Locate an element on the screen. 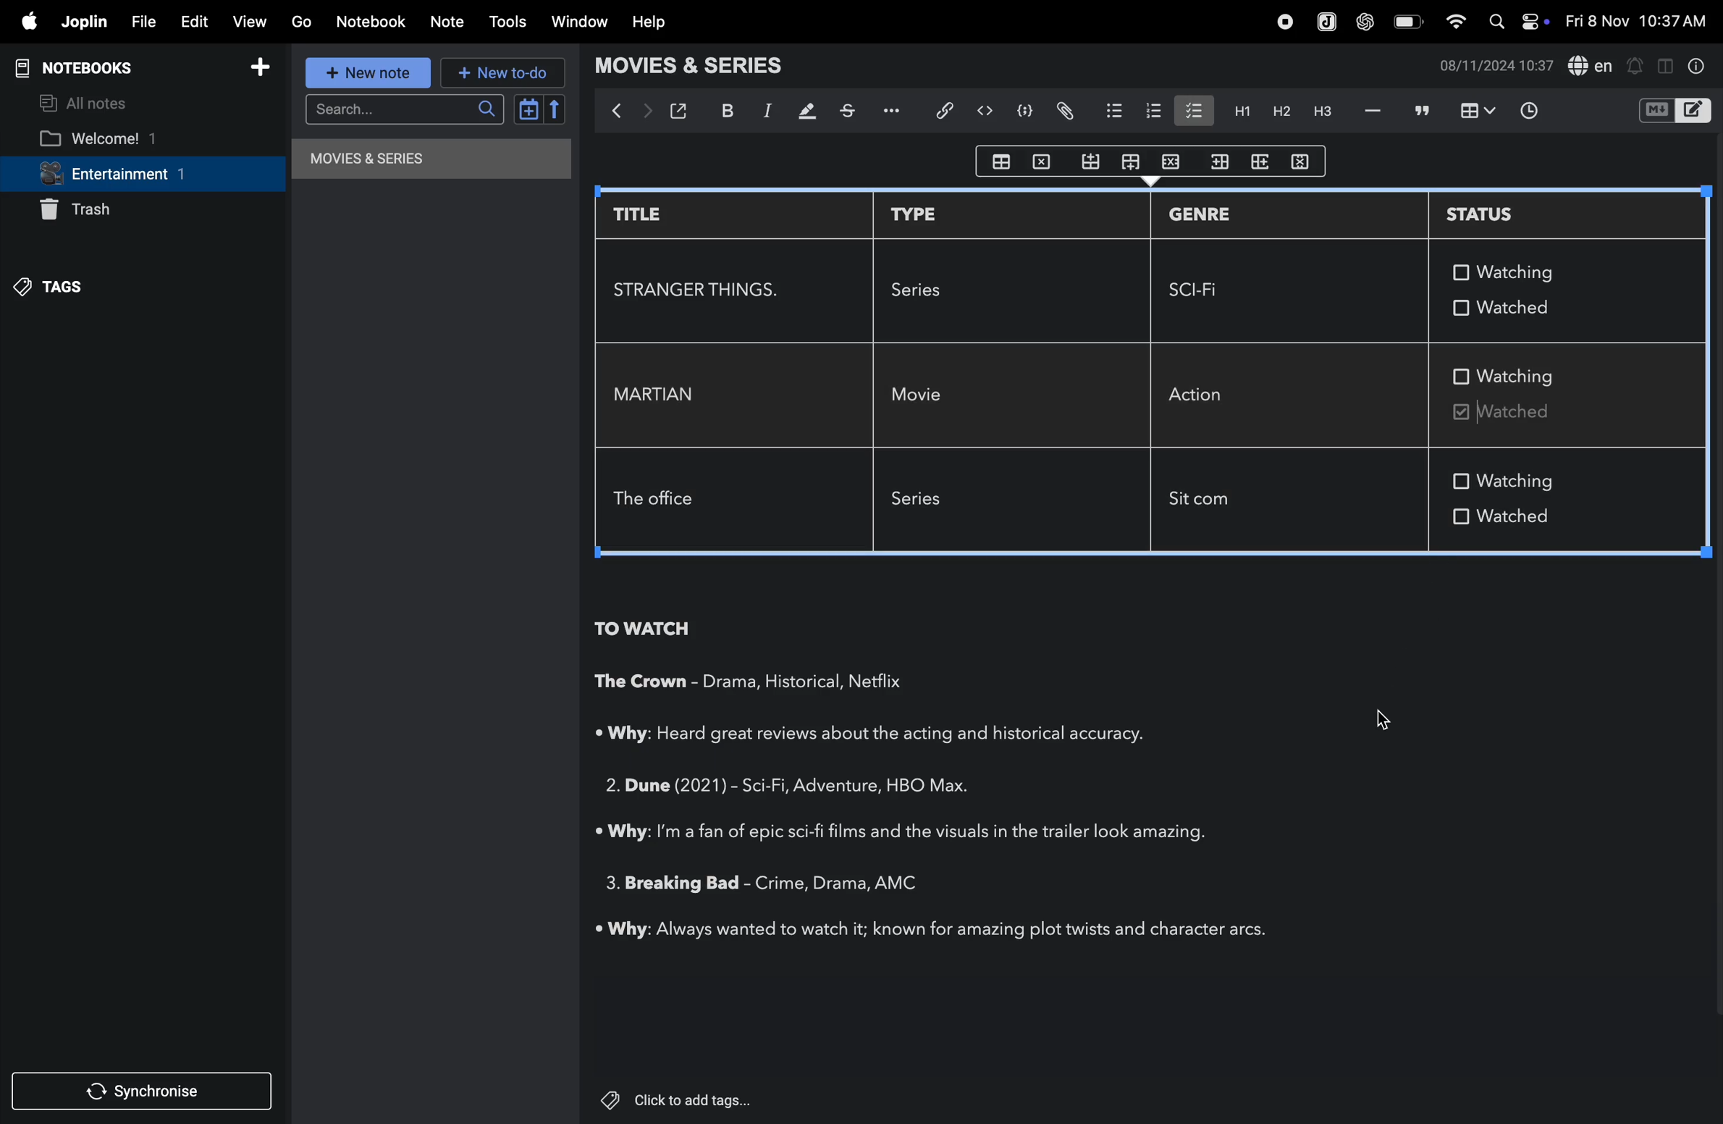  watched is located at coordinates (1550, 521).